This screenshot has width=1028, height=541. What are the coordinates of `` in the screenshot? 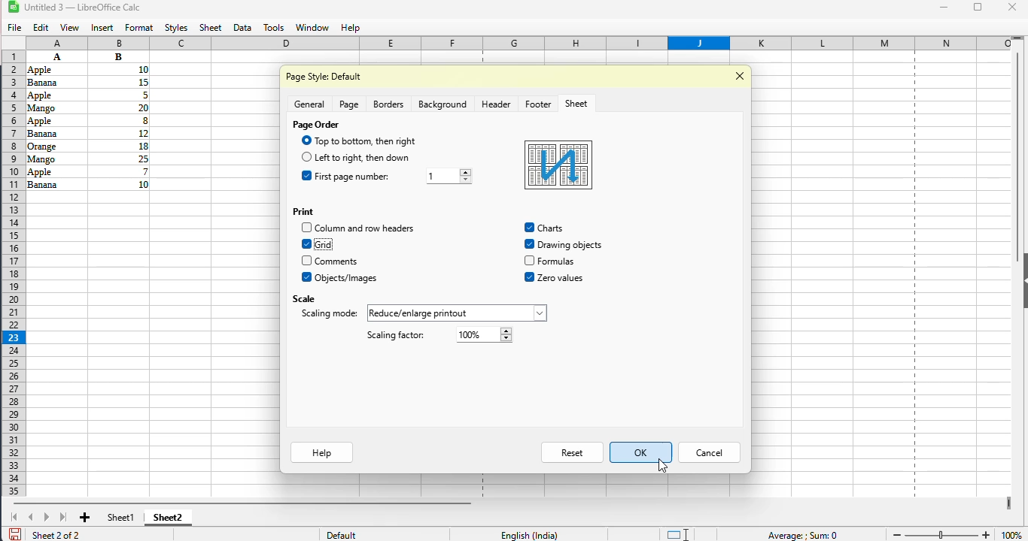 It's located at (120, 171).